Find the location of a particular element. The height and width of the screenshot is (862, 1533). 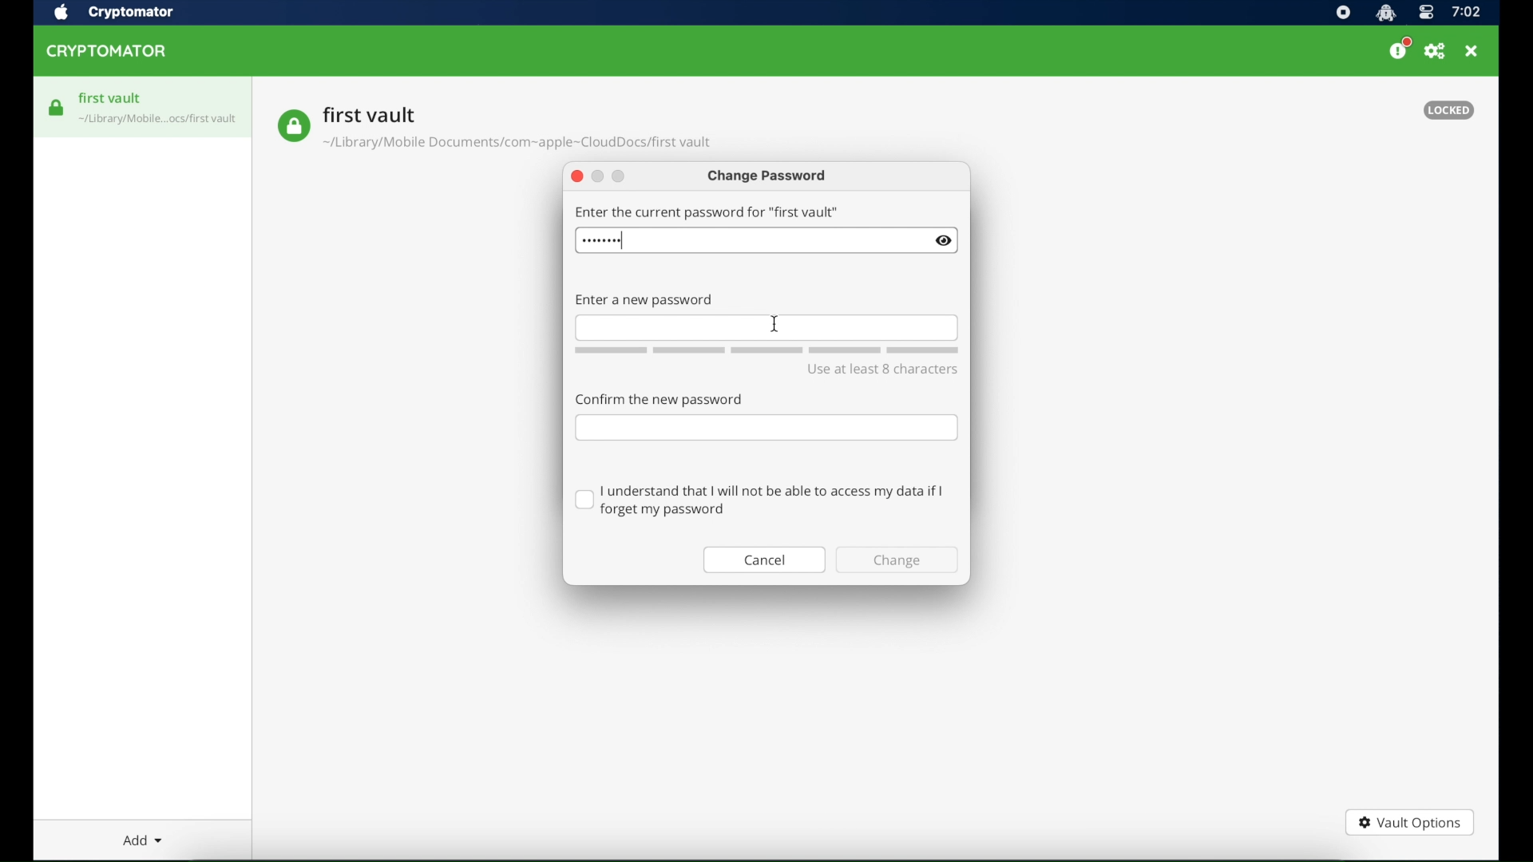

time is located at coordinates (1466, 13).